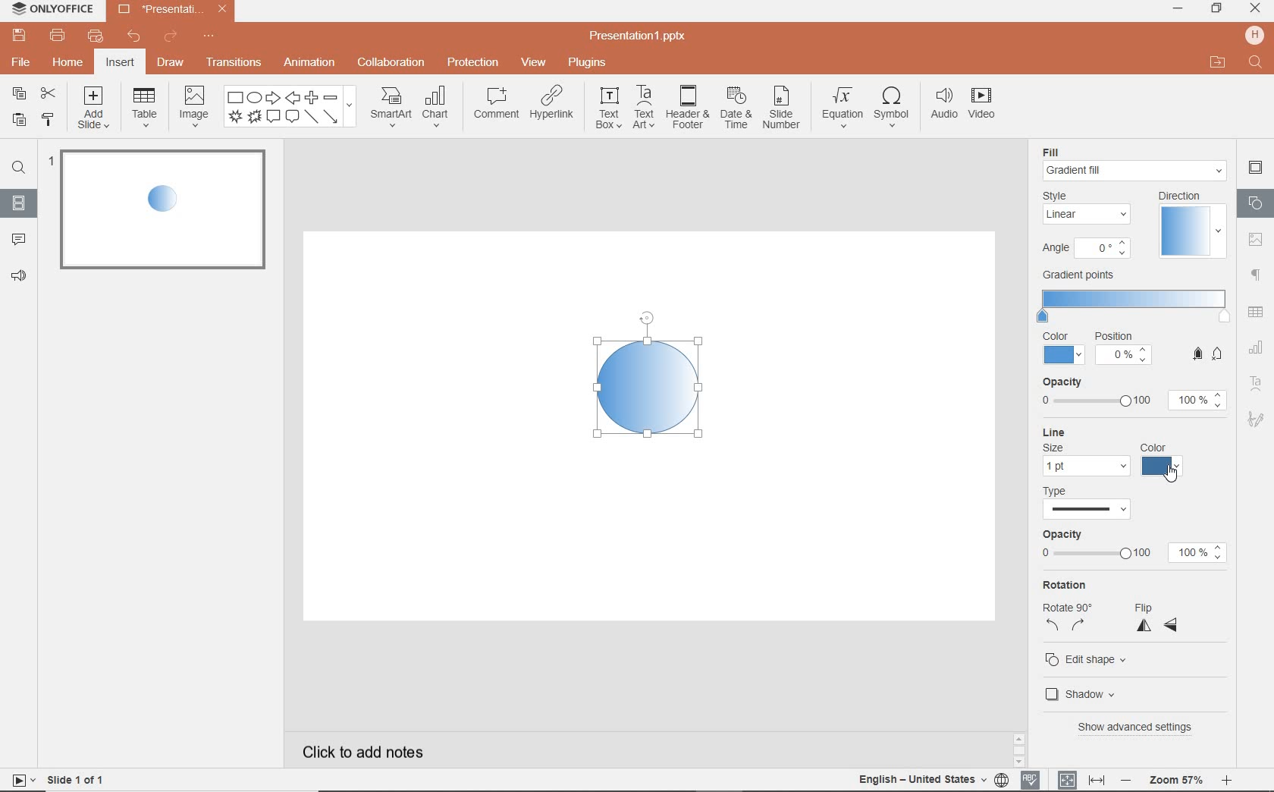 This screenshot has height=792, width=1274. What do you see at coordinates (77, 778) in the screenshot?
I see `slide 1 of 1` at bounding box center [77, 778].